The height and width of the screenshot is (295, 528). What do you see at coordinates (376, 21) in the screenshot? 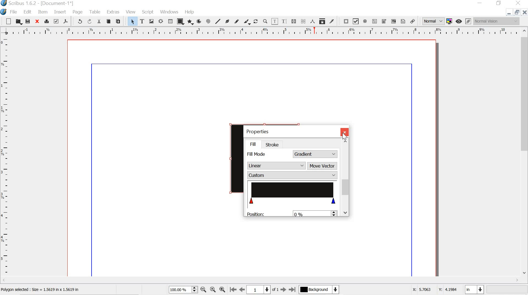
I see `pdf text field` at bounding box center [376, 21].